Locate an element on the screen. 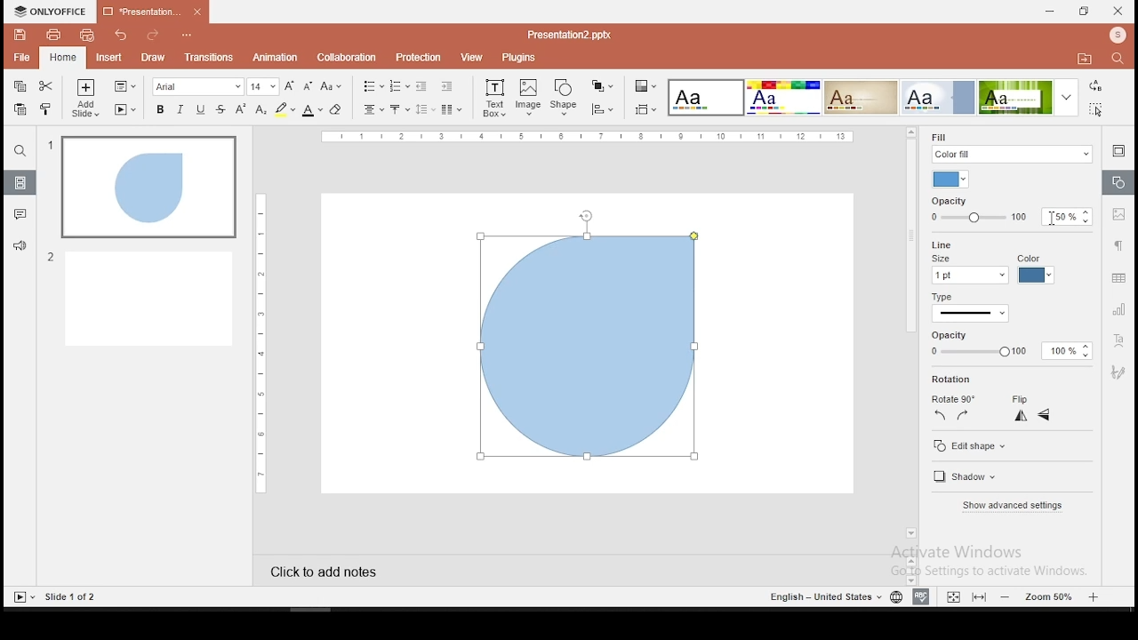 This screenshot has height=640, width=1138. line type selection is located at coordinates (971, 315).